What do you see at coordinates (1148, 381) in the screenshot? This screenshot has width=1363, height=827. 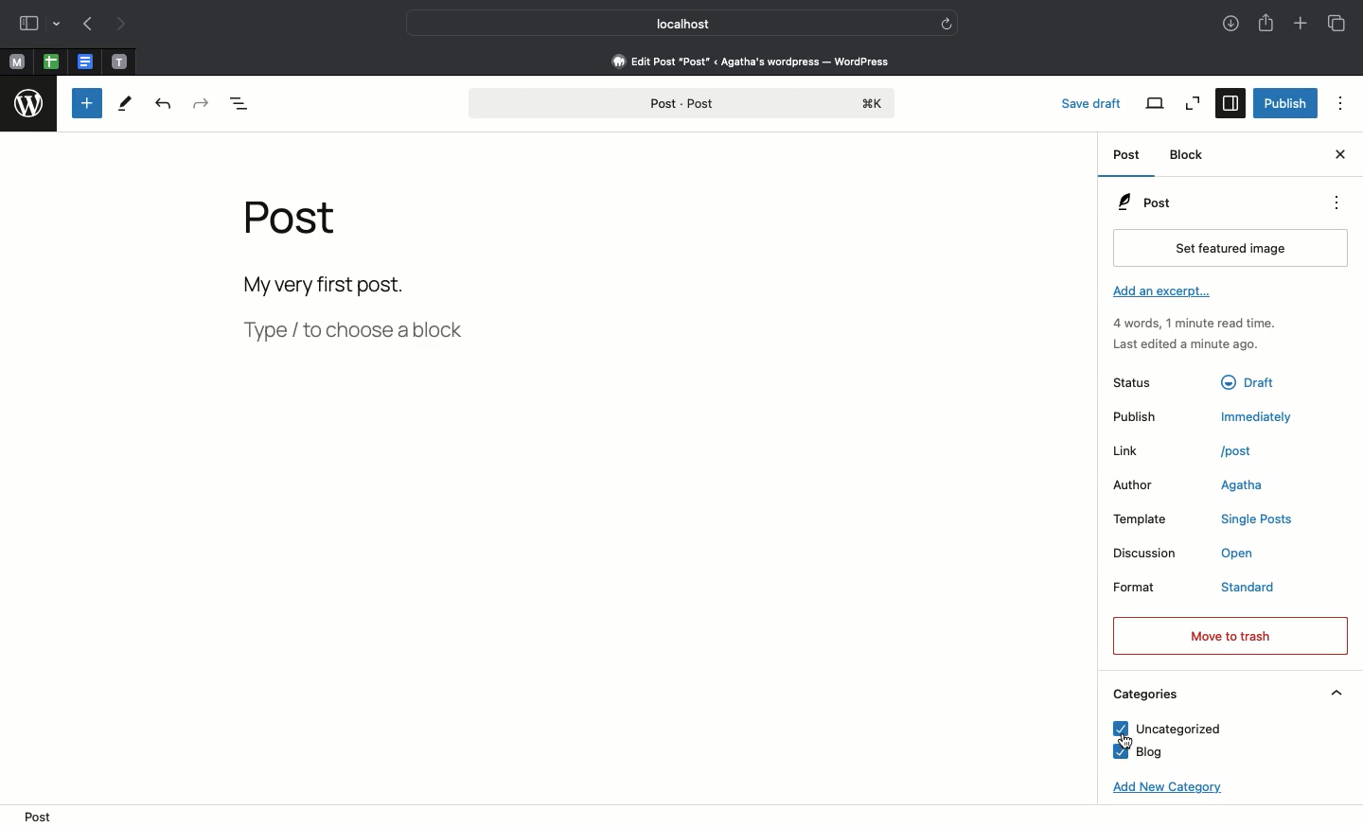 I see `Status` at bounding box center [1148, 381].